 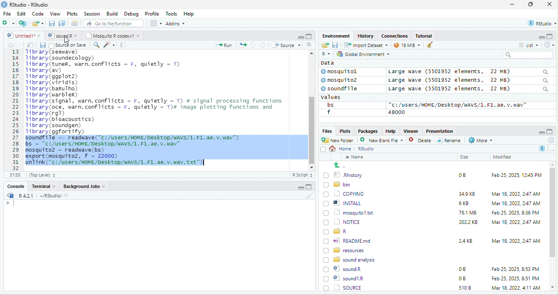 What do you see at coordinates (541, 132) in the screenshot?
I see `minimize` at bounding box center [541, 132].